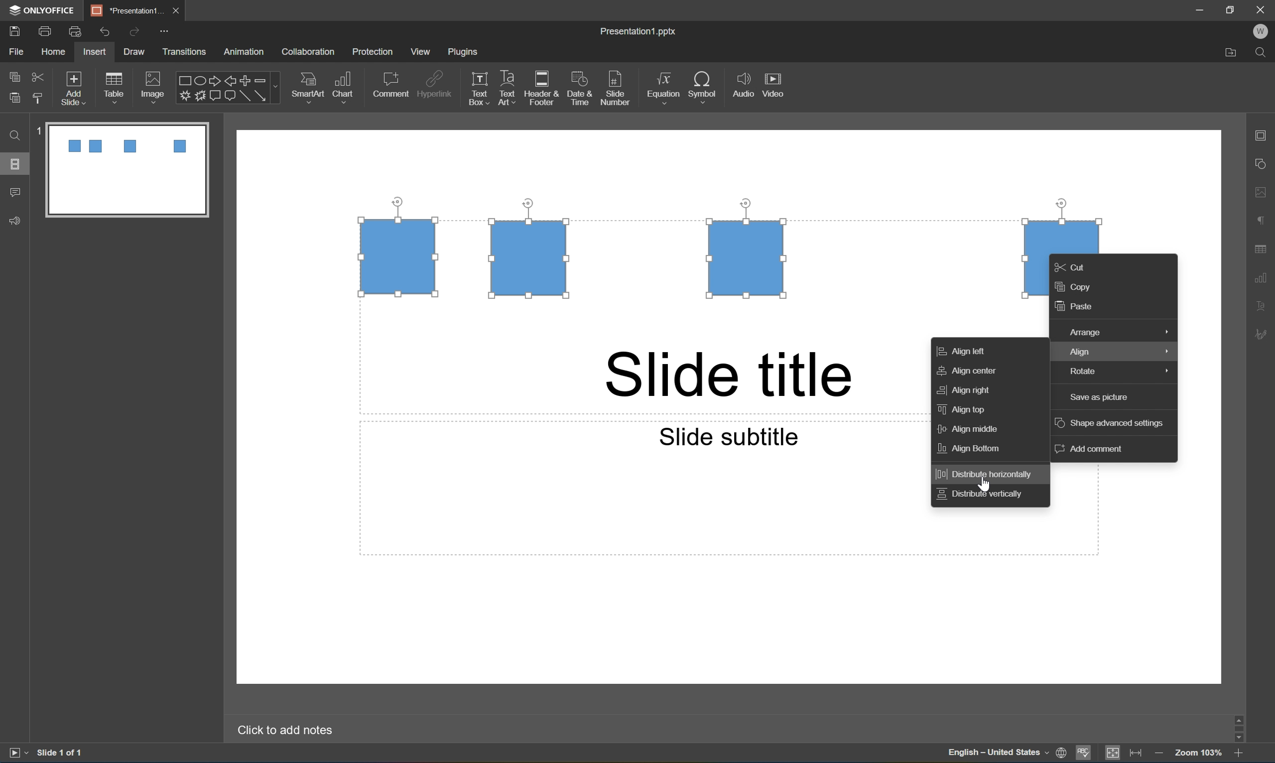  Describe the element at coordinates (1265, 136) in the screenshot. I see `slide settings` at that location.